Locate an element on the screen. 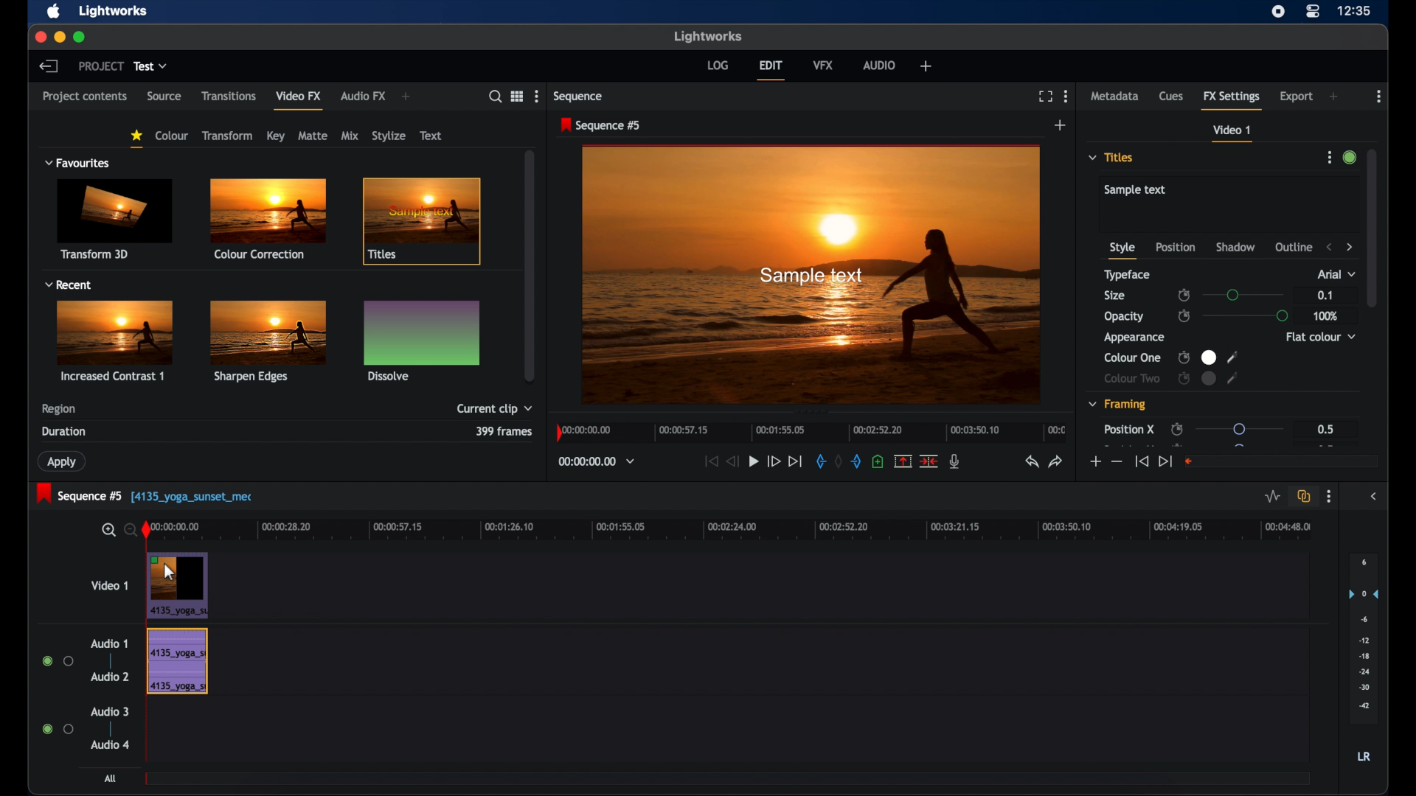  title is located at coordinates (426, 223).